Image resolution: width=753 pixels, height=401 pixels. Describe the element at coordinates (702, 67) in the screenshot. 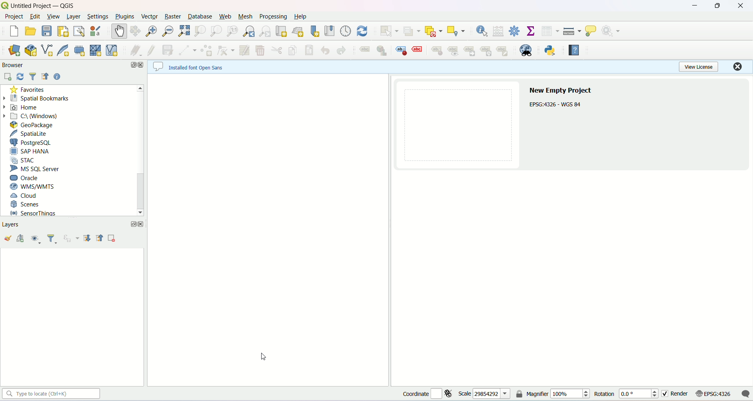

I see `view license` at that location.